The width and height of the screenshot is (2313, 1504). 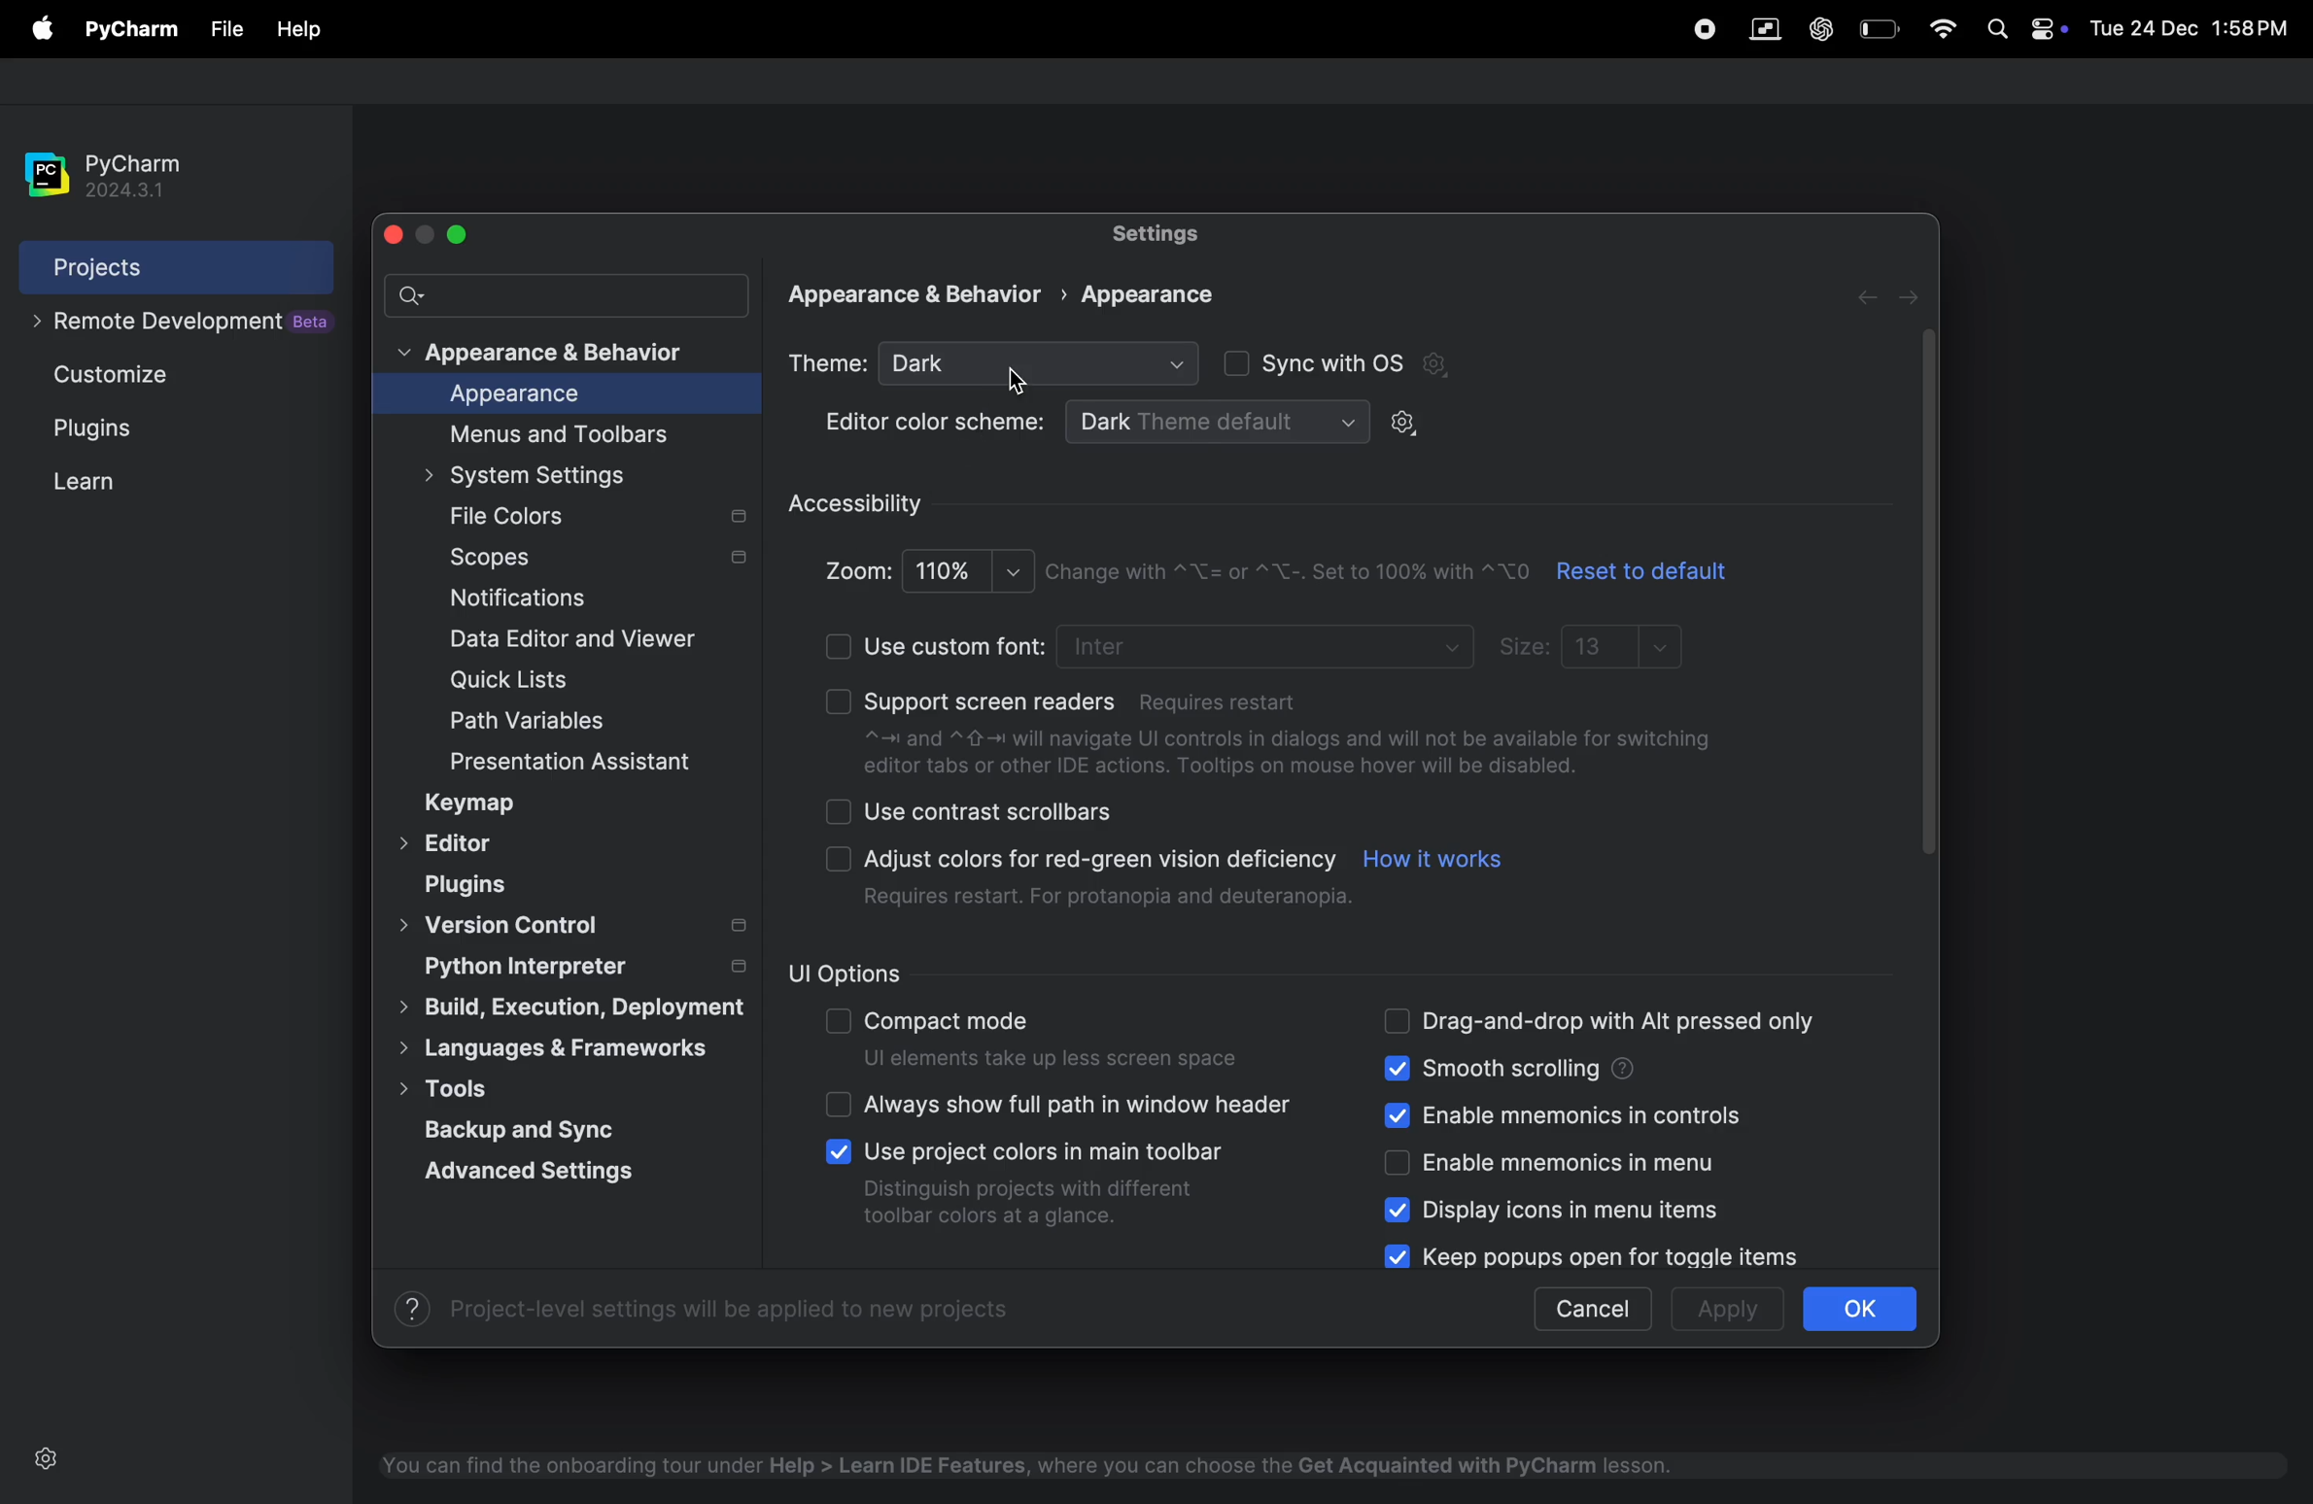 I want to click on theme, so click(x=832, y=364).